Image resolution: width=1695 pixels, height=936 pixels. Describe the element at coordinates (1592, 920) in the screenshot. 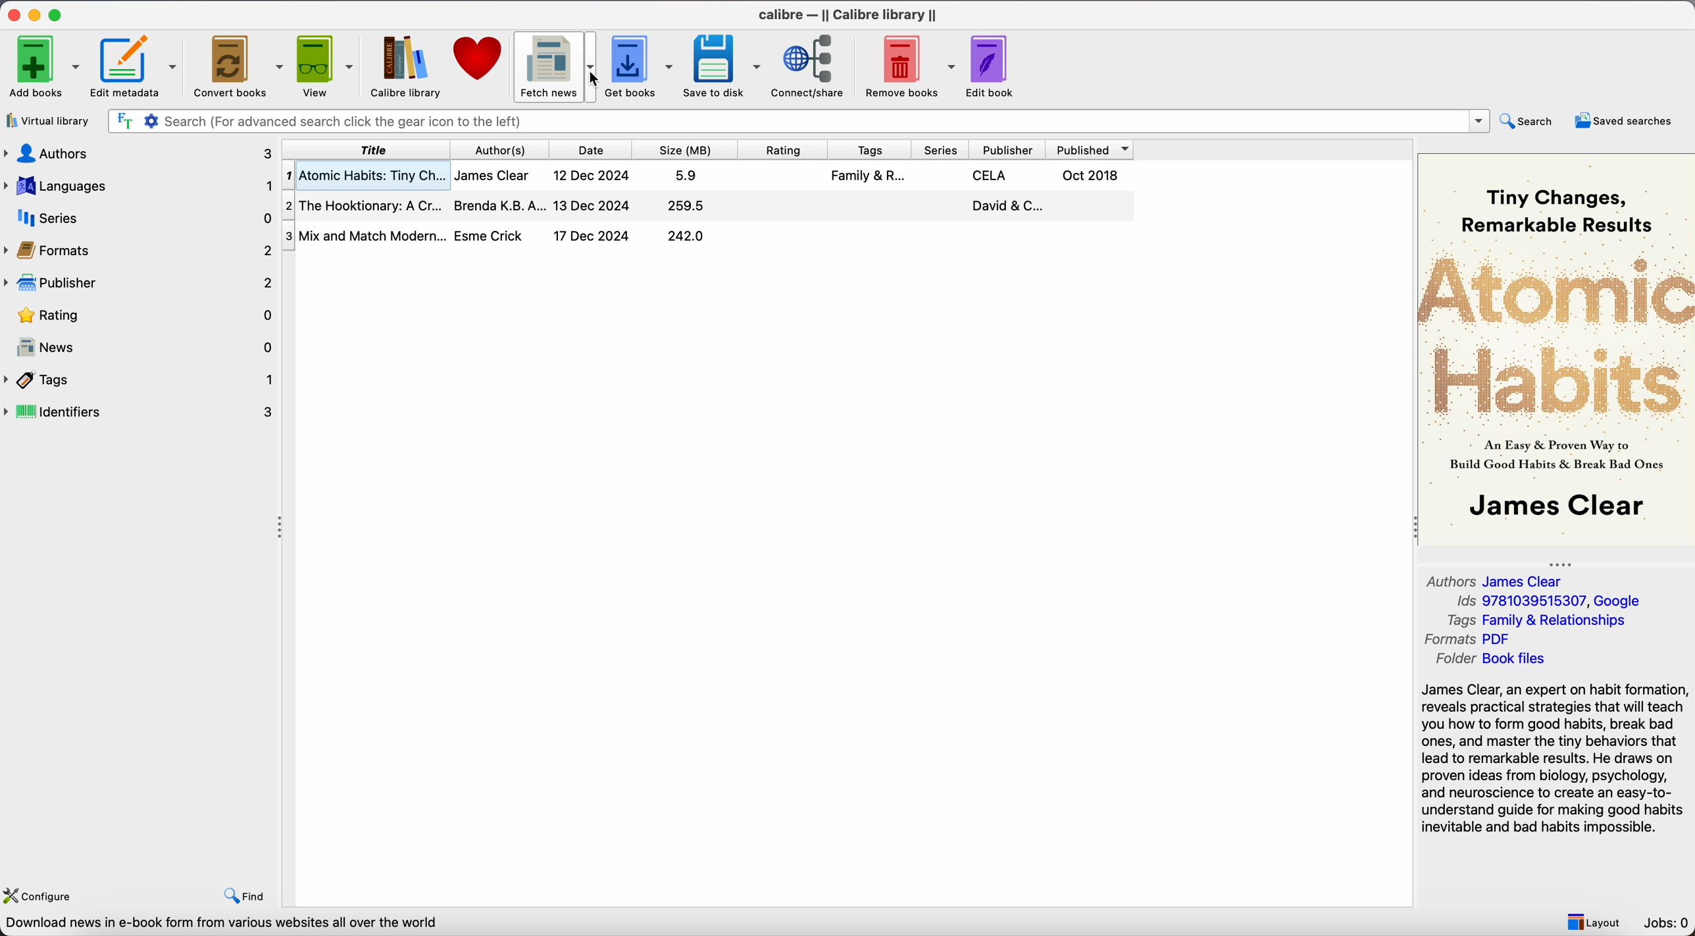

I see `layout` at that location.